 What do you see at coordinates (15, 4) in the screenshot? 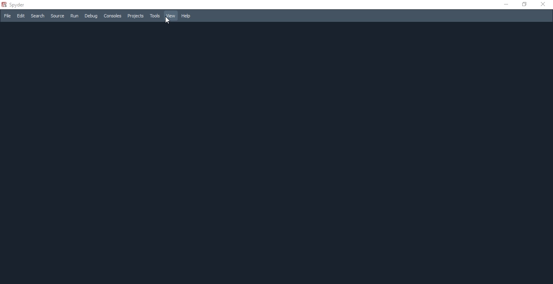
I see `spyder Desktop icon` at bounding box center [15, 4].